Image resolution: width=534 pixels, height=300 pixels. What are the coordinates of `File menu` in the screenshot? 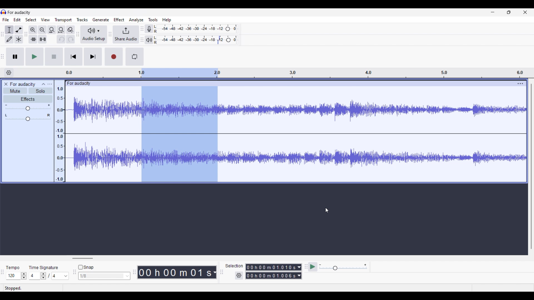 It's located at (6, 20).